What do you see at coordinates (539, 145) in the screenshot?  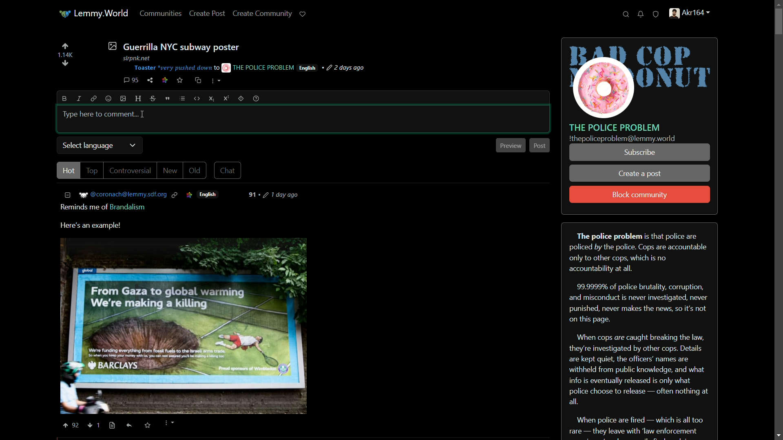 I see `post` at bounding box center [539, 145].